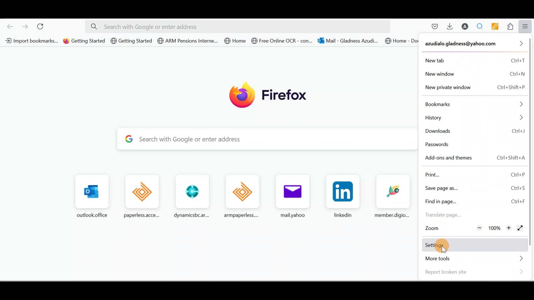  What do you see at coordinates (241, 197) in the screenshot?
I see `Frequently browsed pages.` at bounding box center [241, 197].